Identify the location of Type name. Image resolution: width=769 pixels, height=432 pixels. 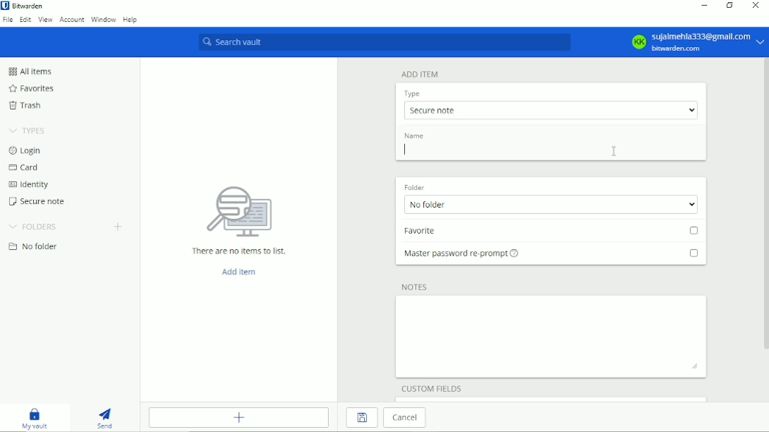
(551, 151).